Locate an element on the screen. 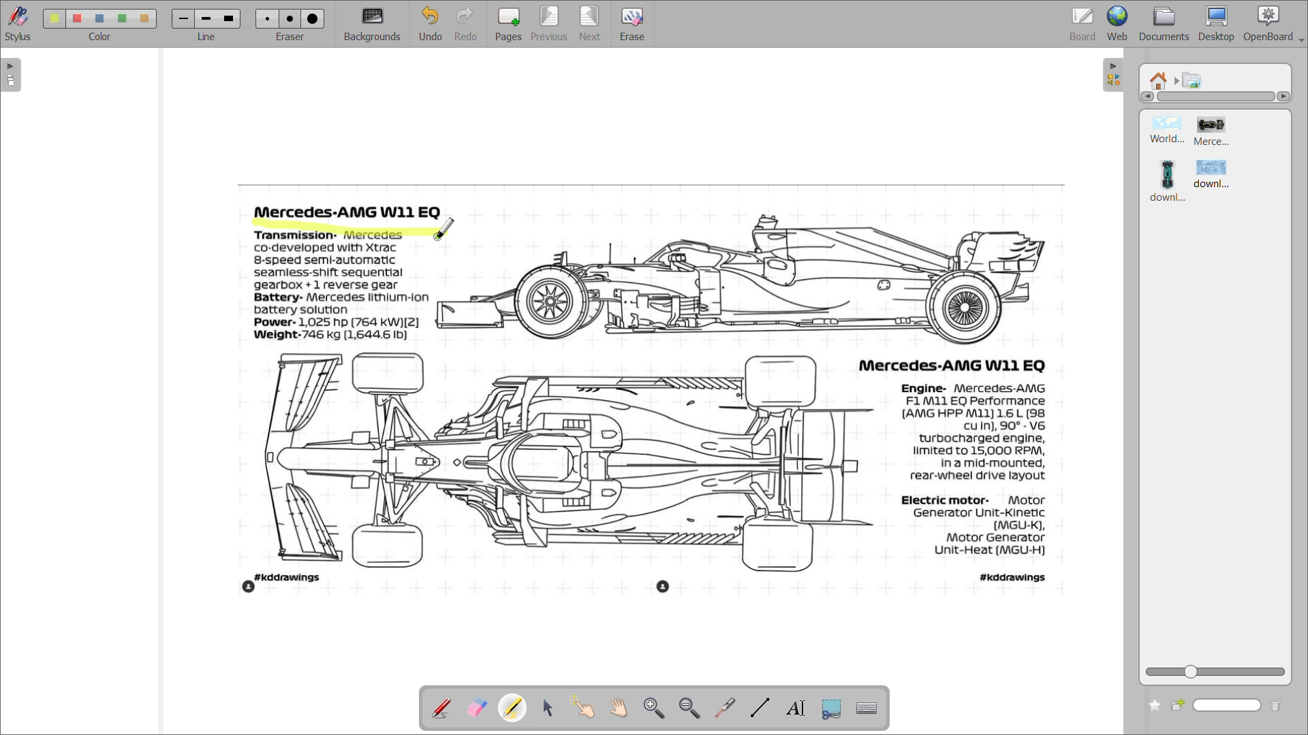  openboard is located at coordinates (1275, 24).